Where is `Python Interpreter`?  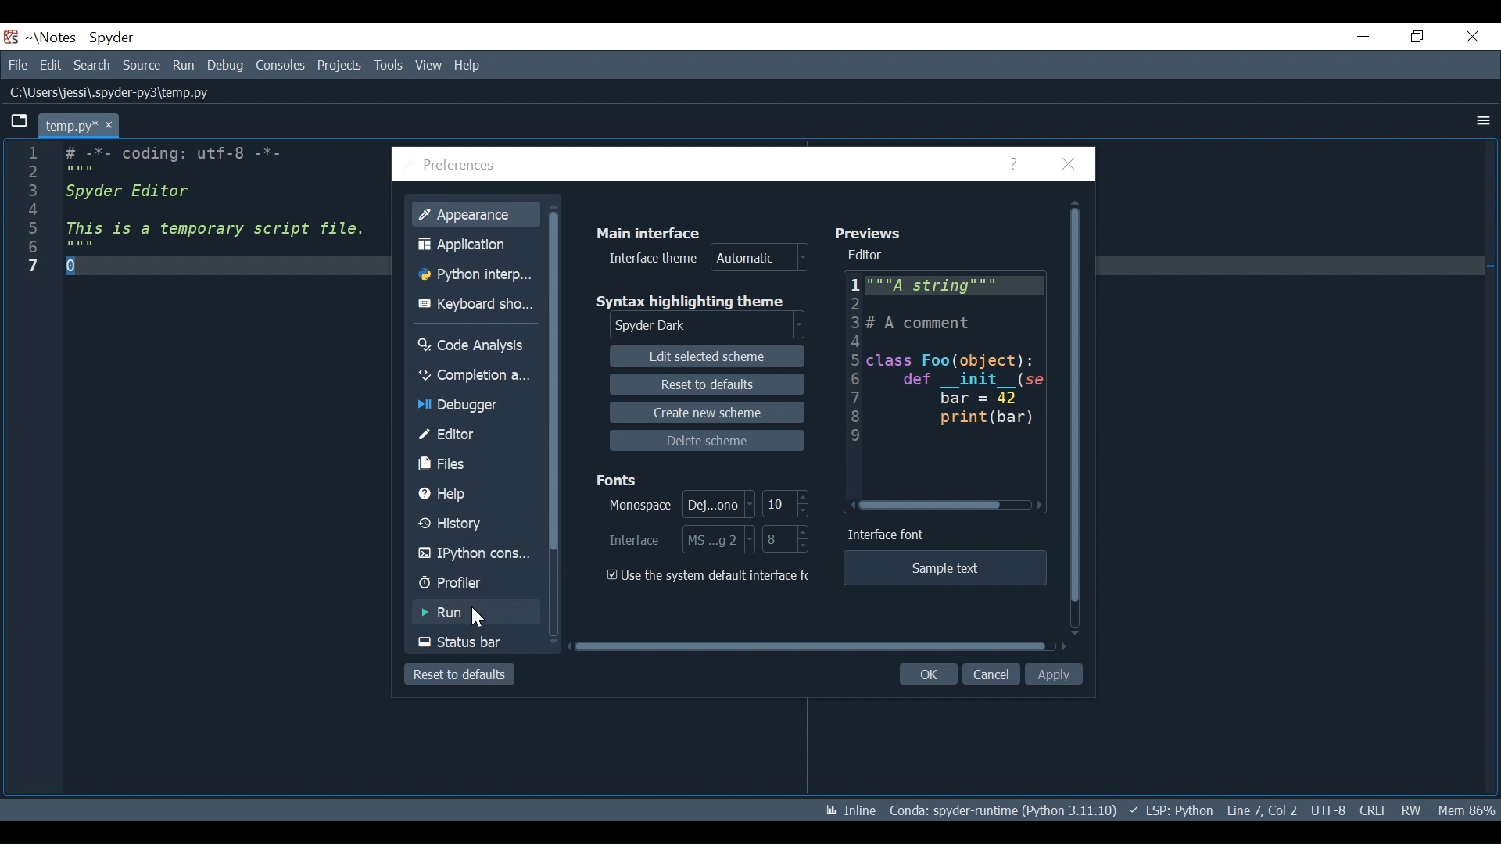
Python Interpreter is located at coordinates (472, 274).